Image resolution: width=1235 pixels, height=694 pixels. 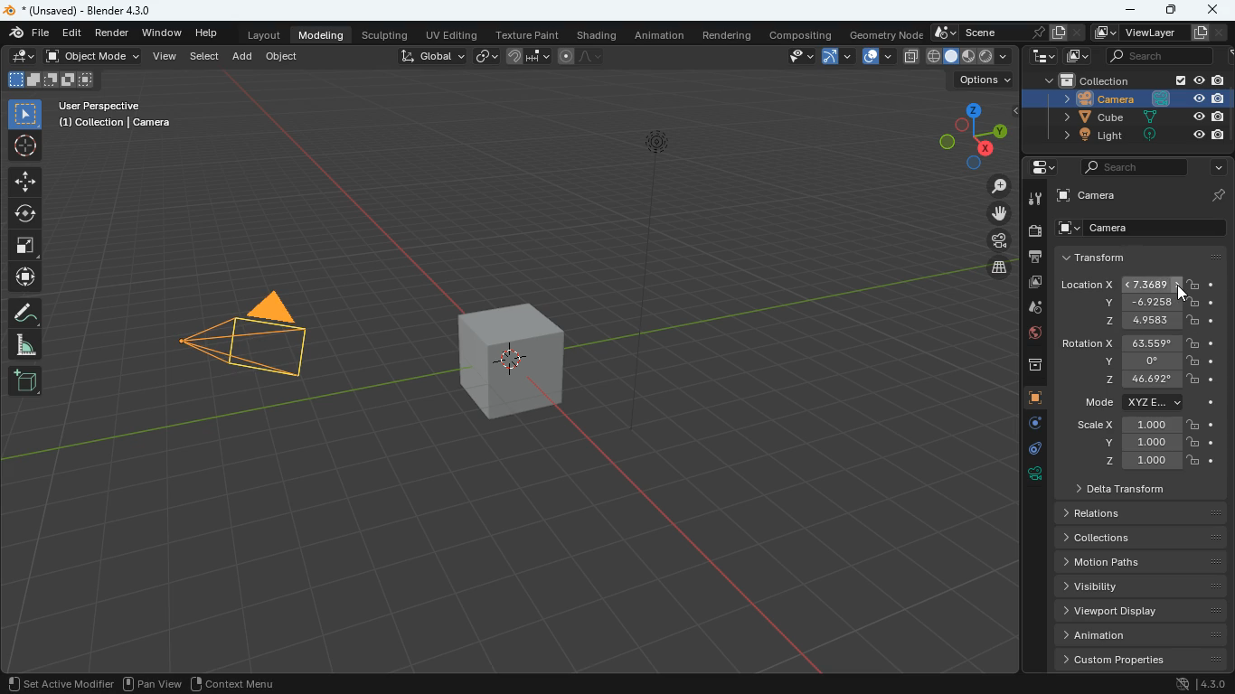 I want to click on camera, so click(x=1032, y=231).